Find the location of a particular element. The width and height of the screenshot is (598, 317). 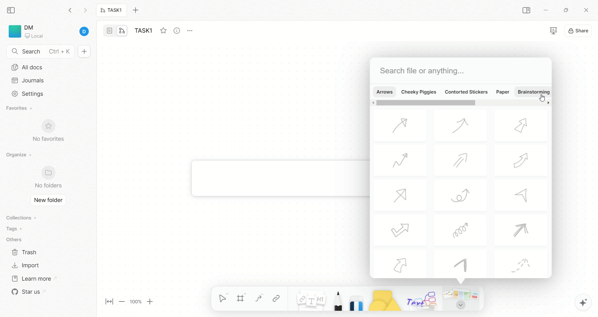

settings is located at coordinates (26, 94).